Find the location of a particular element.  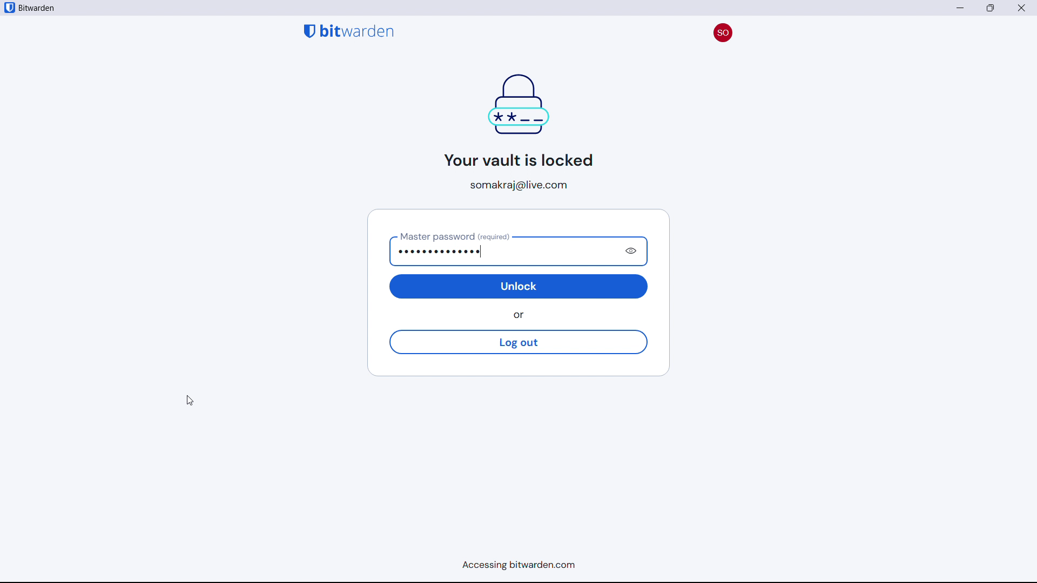

cursor is located at coordinates (190, 401).